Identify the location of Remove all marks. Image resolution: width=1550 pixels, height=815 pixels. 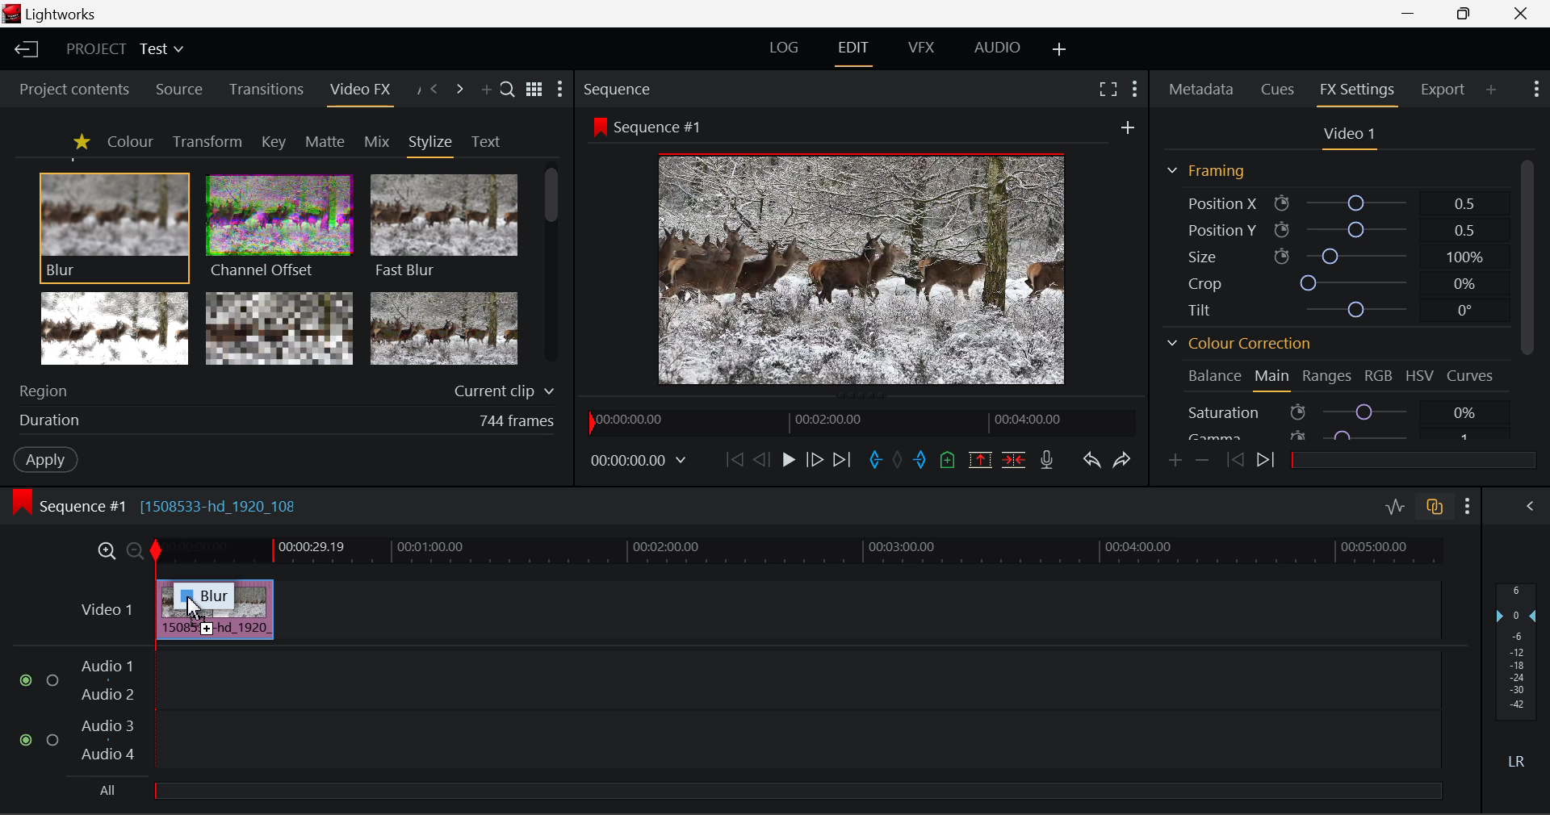
(898, 458).